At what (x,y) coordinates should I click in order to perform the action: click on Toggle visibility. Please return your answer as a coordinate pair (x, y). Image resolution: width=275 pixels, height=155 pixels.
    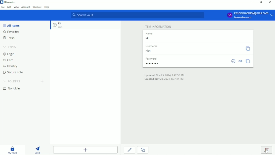
    Looking at the image, I should click on (241, 61).